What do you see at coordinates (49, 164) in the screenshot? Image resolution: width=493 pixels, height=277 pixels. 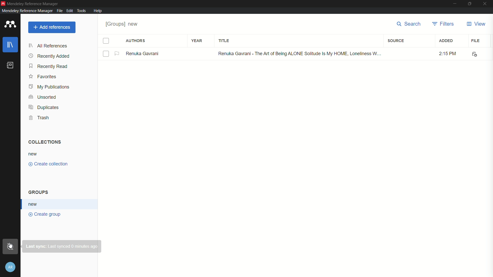 I see `create collection` at bounding box center [49, 164].